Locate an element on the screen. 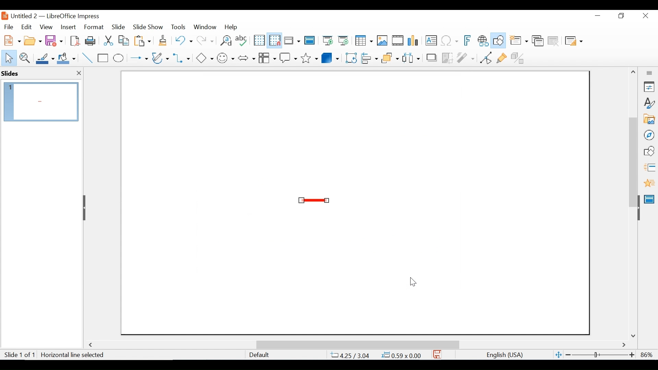 The image size is (658, 370). Copy is located at coordinates (124, 40).